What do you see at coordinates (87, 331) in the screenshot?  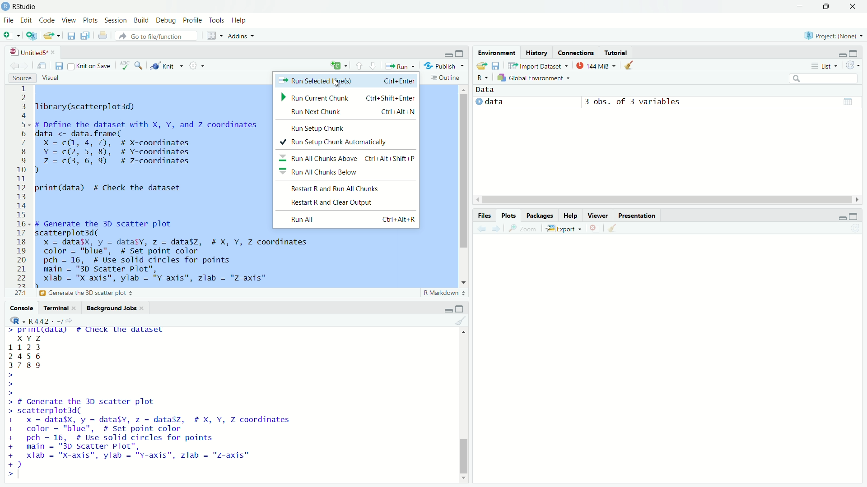 I see `> print(data) # Check the dataset` at bounding box center [87, 331].